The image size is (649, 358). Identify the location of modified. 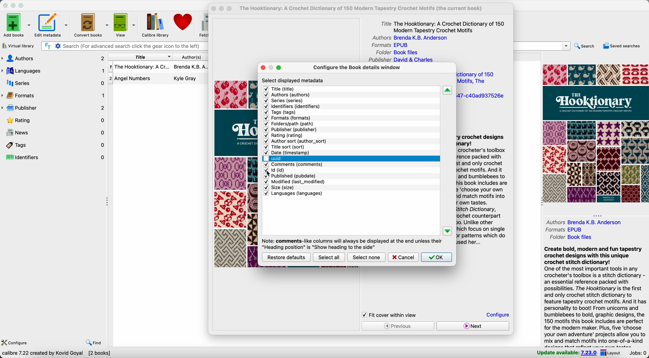
(294, 181).